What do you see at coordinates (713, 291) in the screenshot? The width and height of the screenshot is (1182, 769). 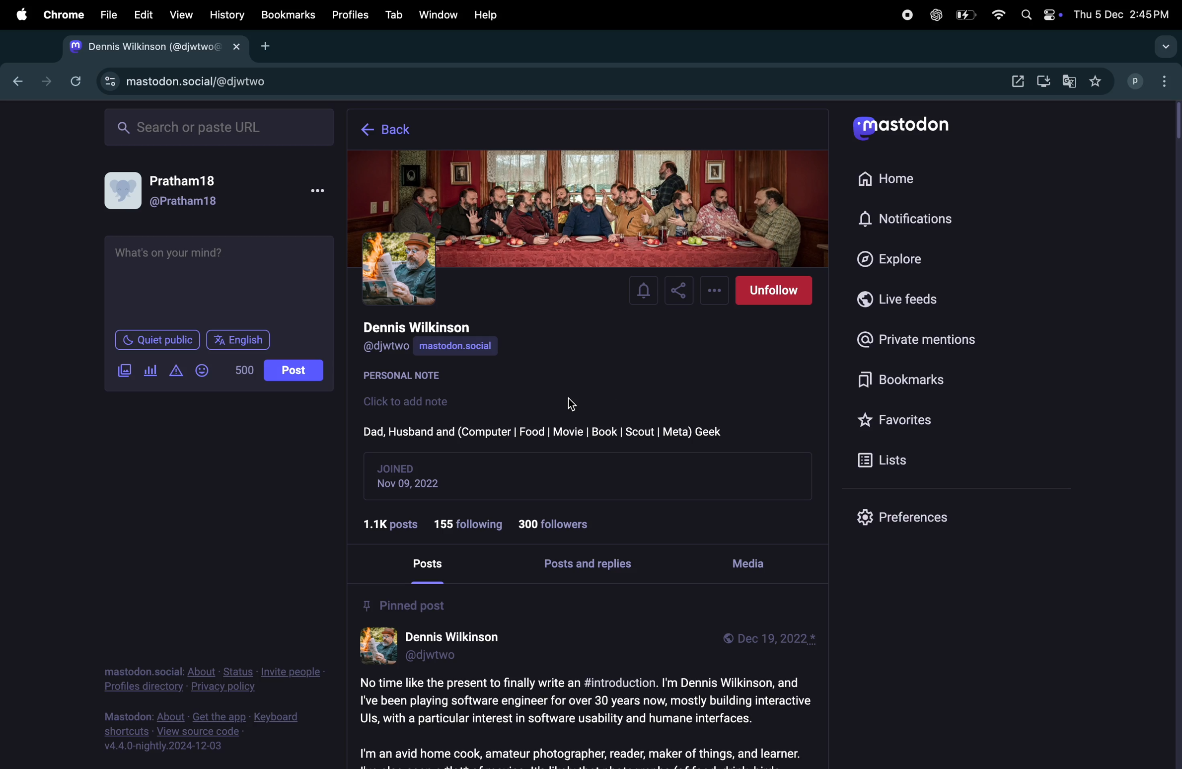 I see `more options` at bounding box center [713, 291].